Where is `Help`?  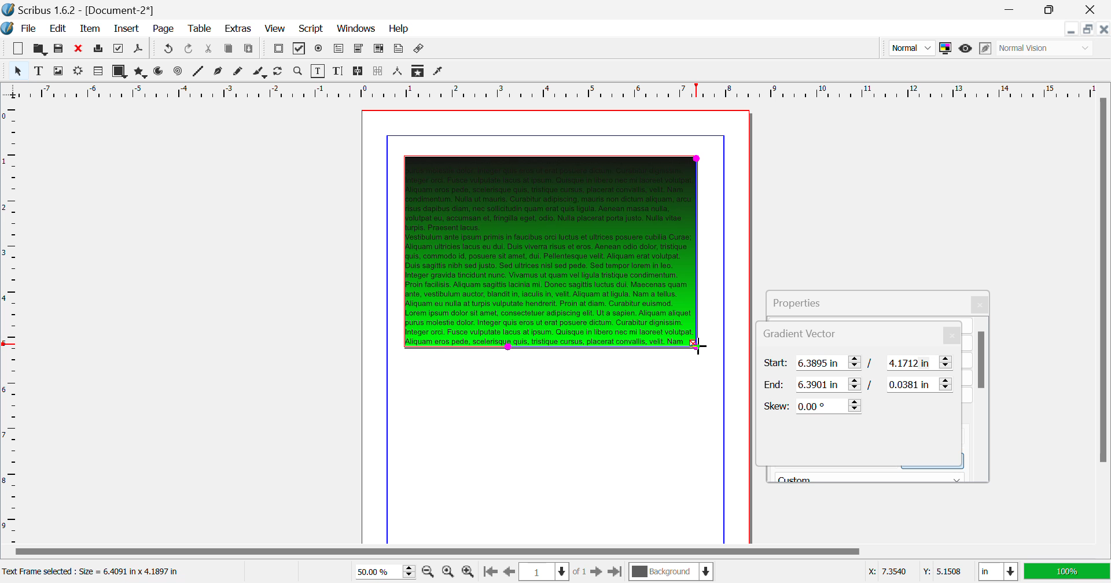
Help is located at coordinates (400, 29).